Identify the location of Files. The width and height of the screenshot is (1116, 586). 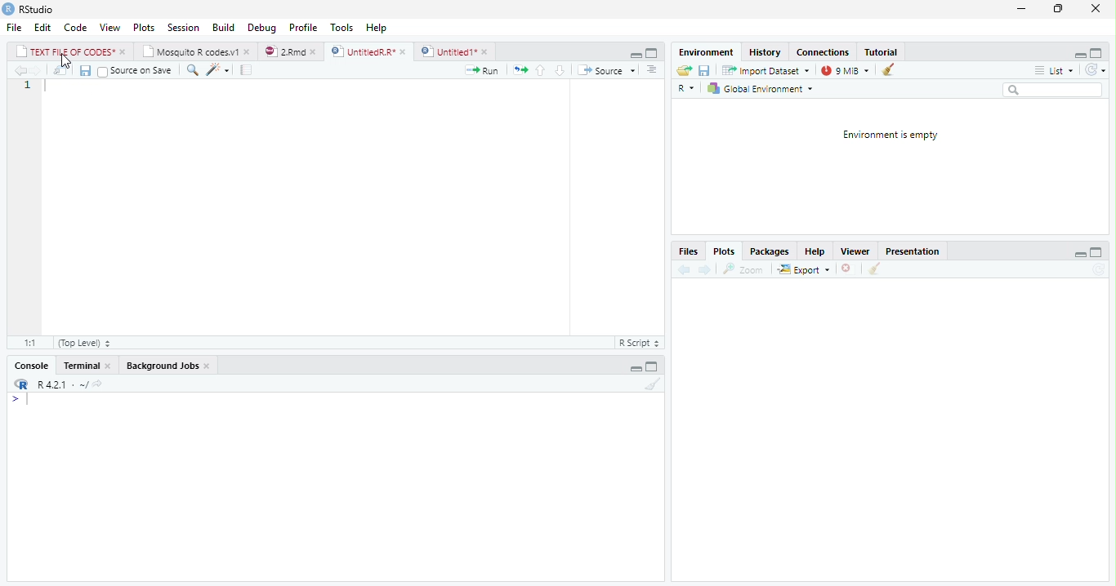
(688, 251).